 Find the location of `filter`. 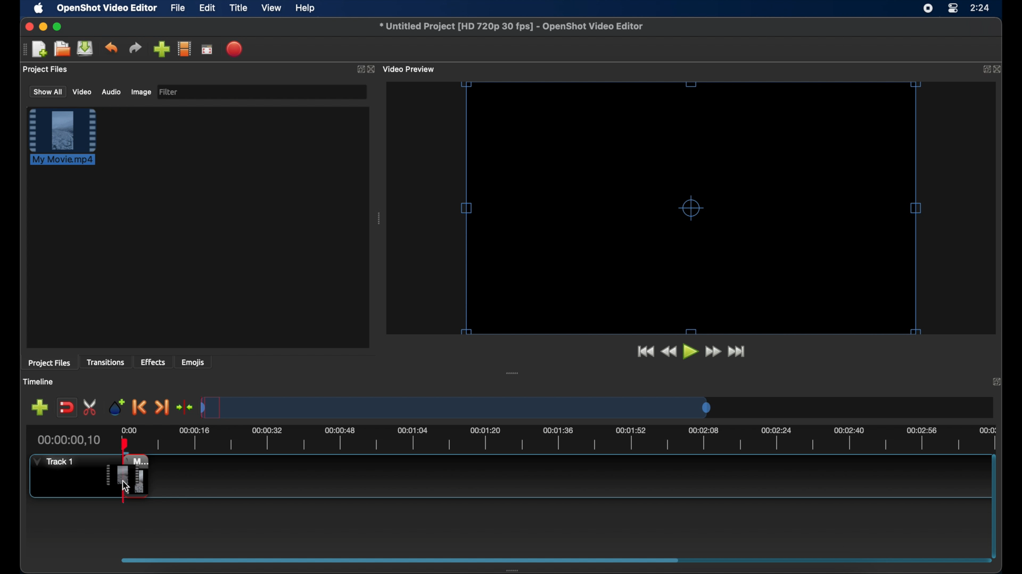

filter is located at coordinates (171, 92).